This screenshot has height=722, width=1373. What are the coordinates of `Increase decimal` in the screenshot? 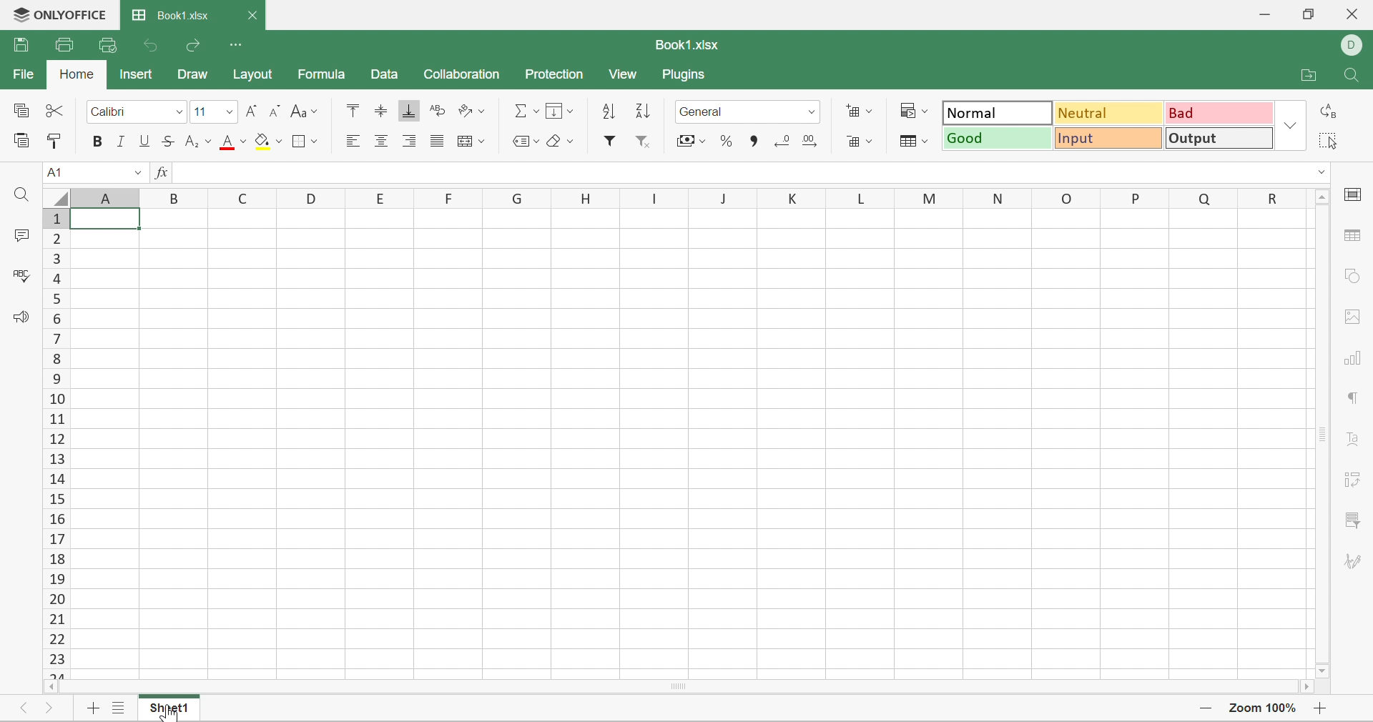 It's located at (809, 140).